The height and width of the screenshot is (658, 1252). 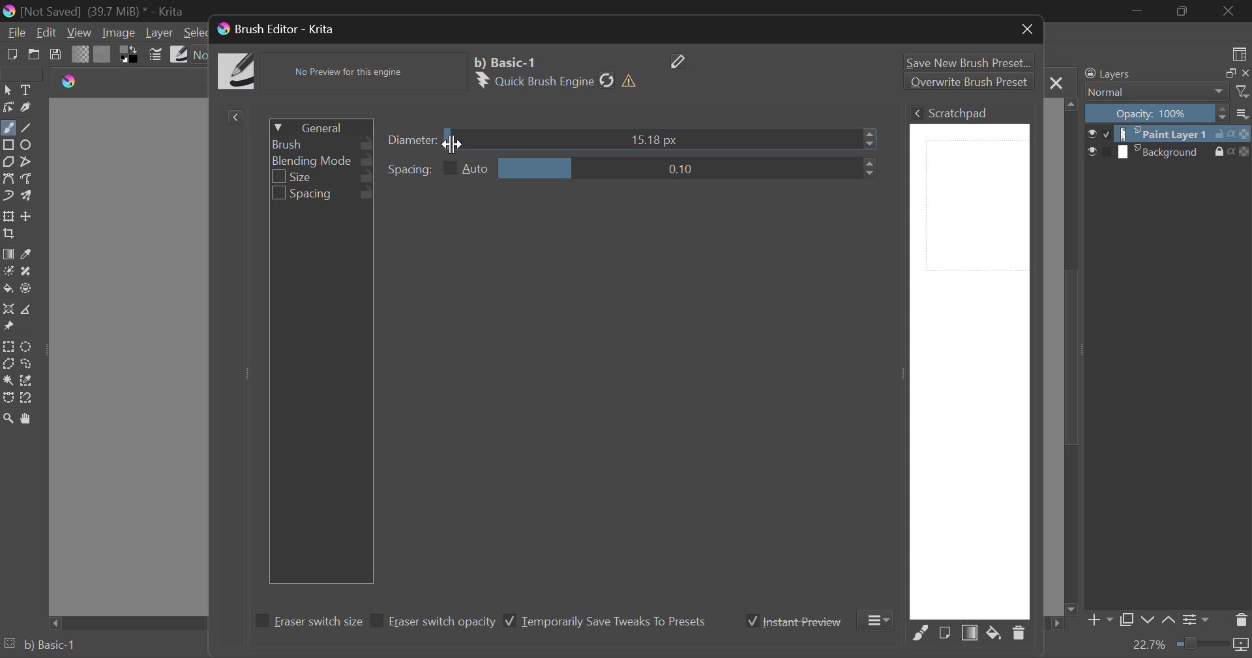 I want to click on Edit Shapes, so click(x=8, y=107).